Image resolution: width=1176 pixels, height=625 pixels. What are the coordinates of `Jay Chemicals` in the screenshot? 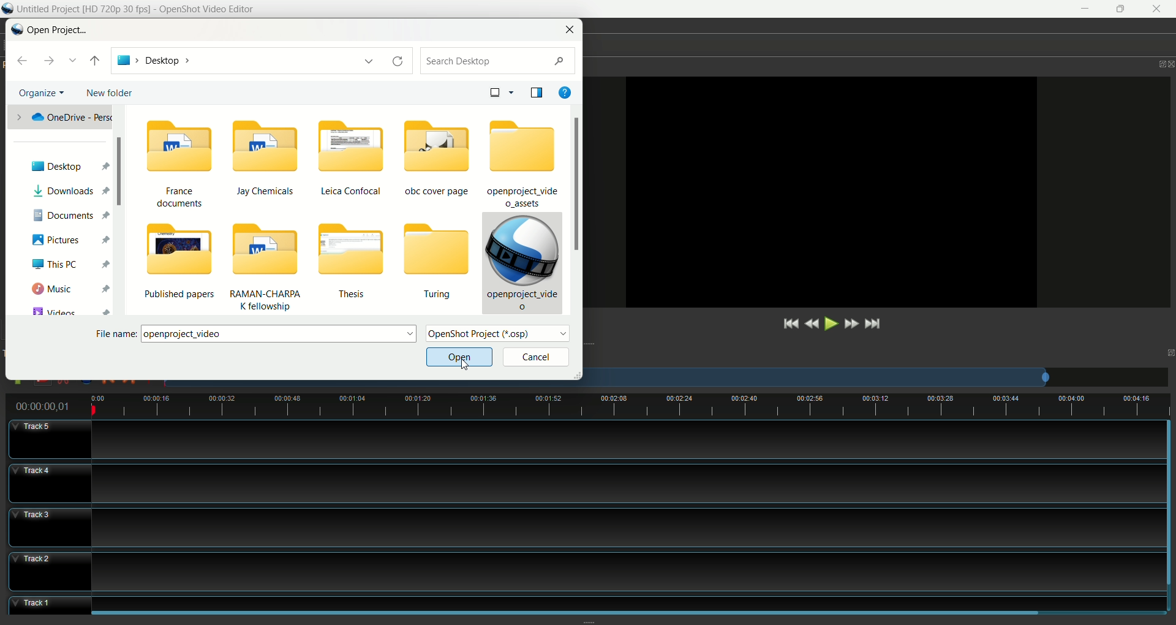 It's located at (268, 161).